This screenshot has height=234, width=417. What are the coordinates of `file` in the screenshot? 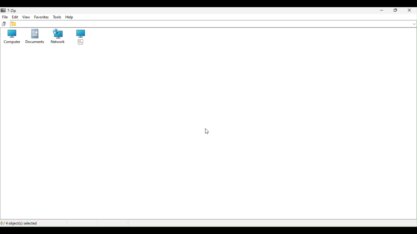 It's located at (5, 17).